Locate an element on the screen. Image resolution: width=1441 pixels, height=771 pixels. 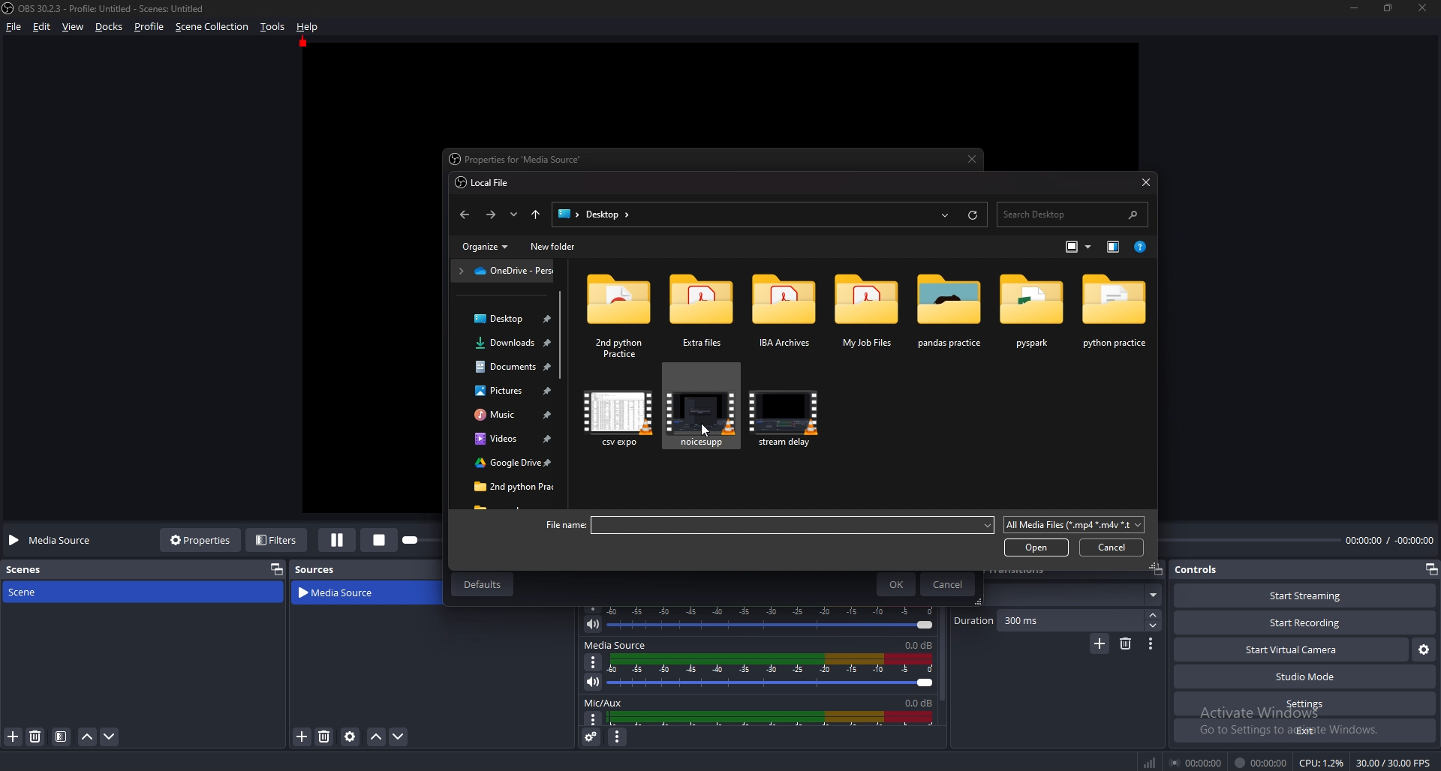
Open is located at coordinates (1036, 547).